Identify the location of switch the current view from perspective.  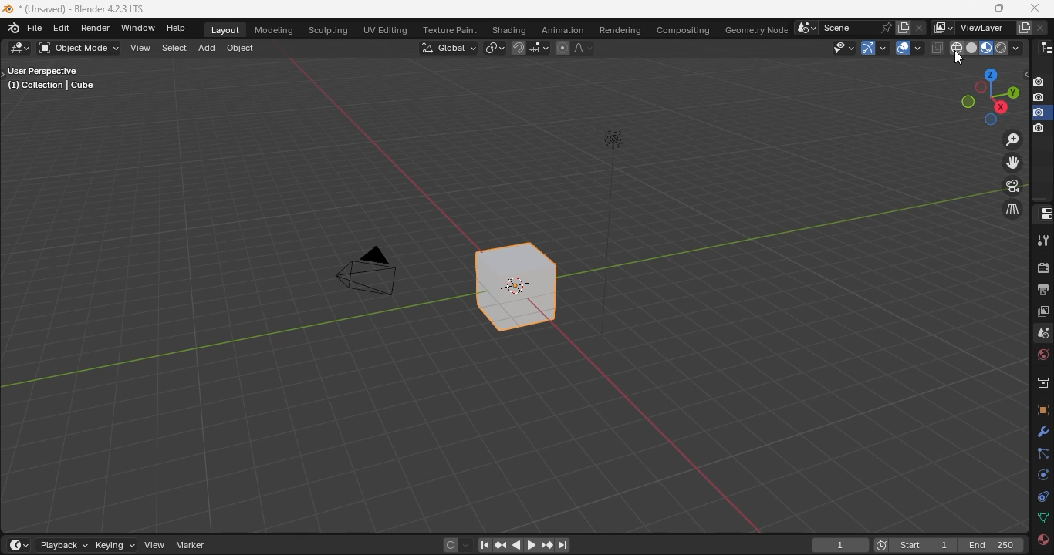
(1012, 210).